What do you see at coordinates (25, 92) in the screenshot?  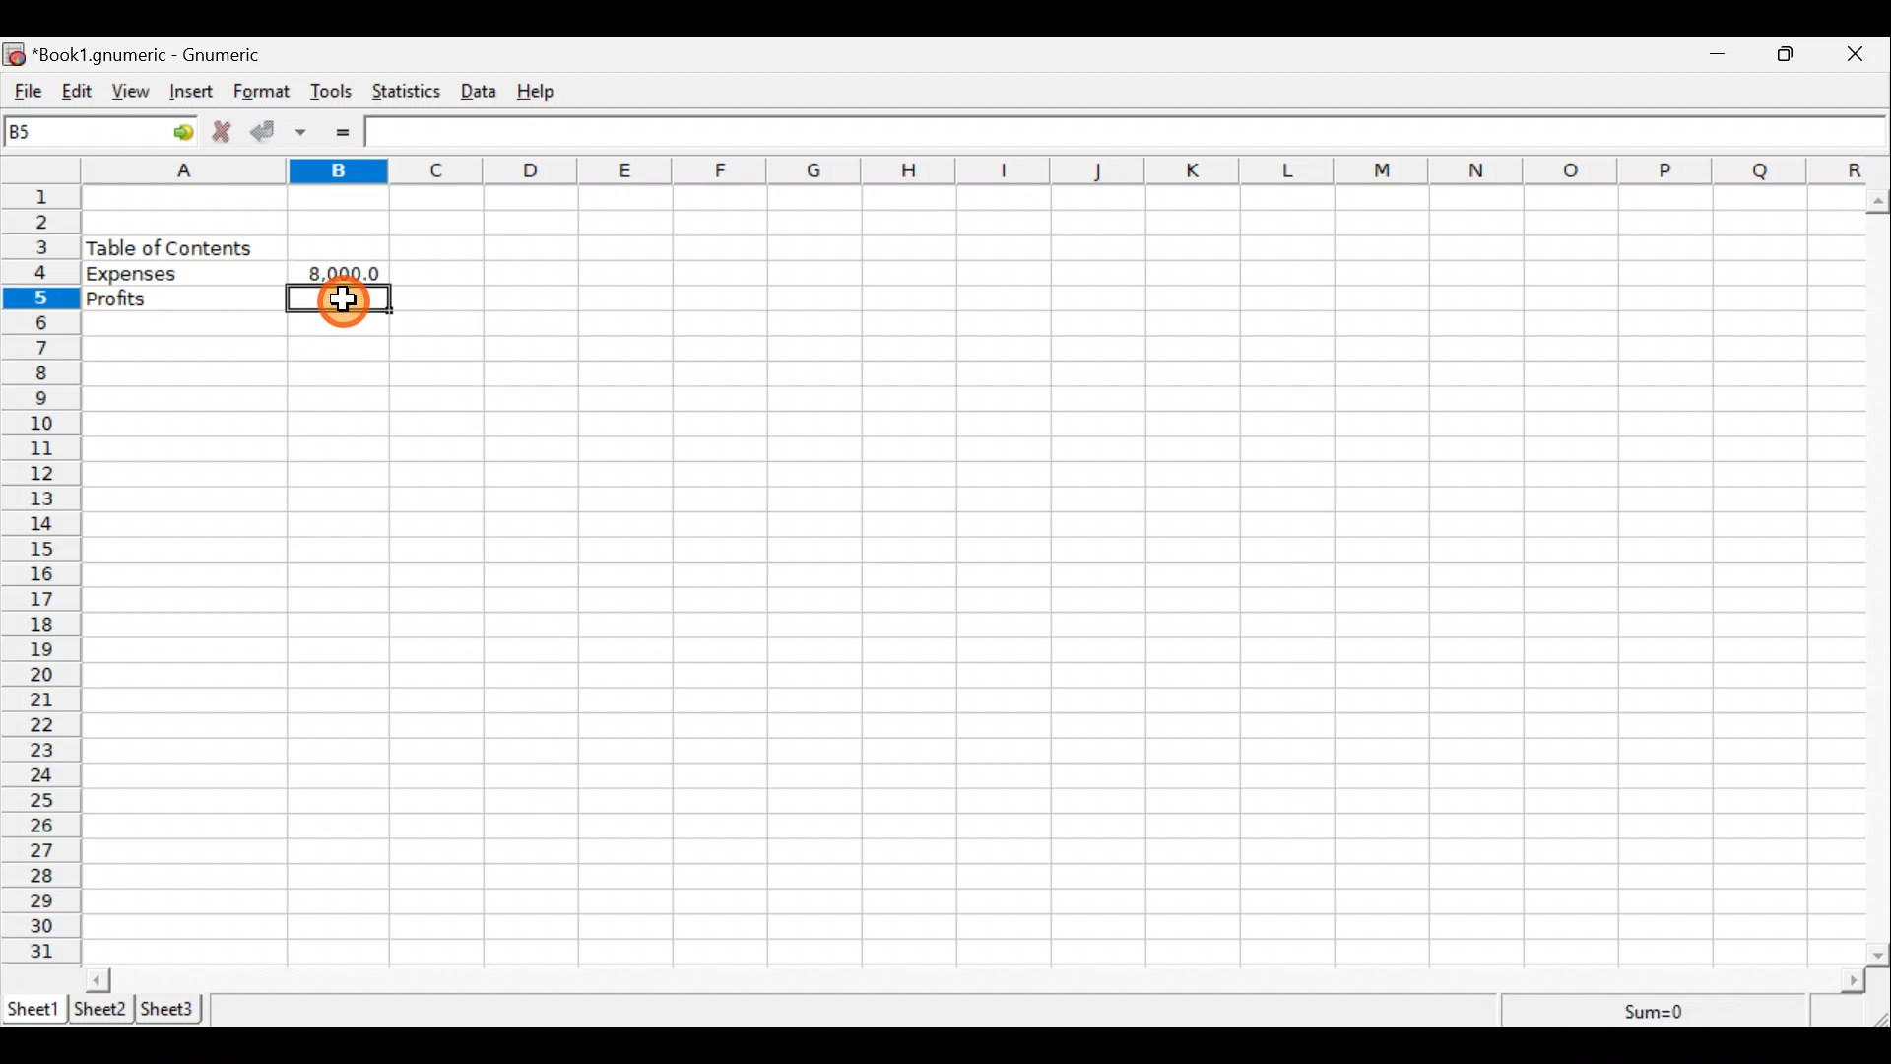 I see `File` at bounding box center [25, 92].